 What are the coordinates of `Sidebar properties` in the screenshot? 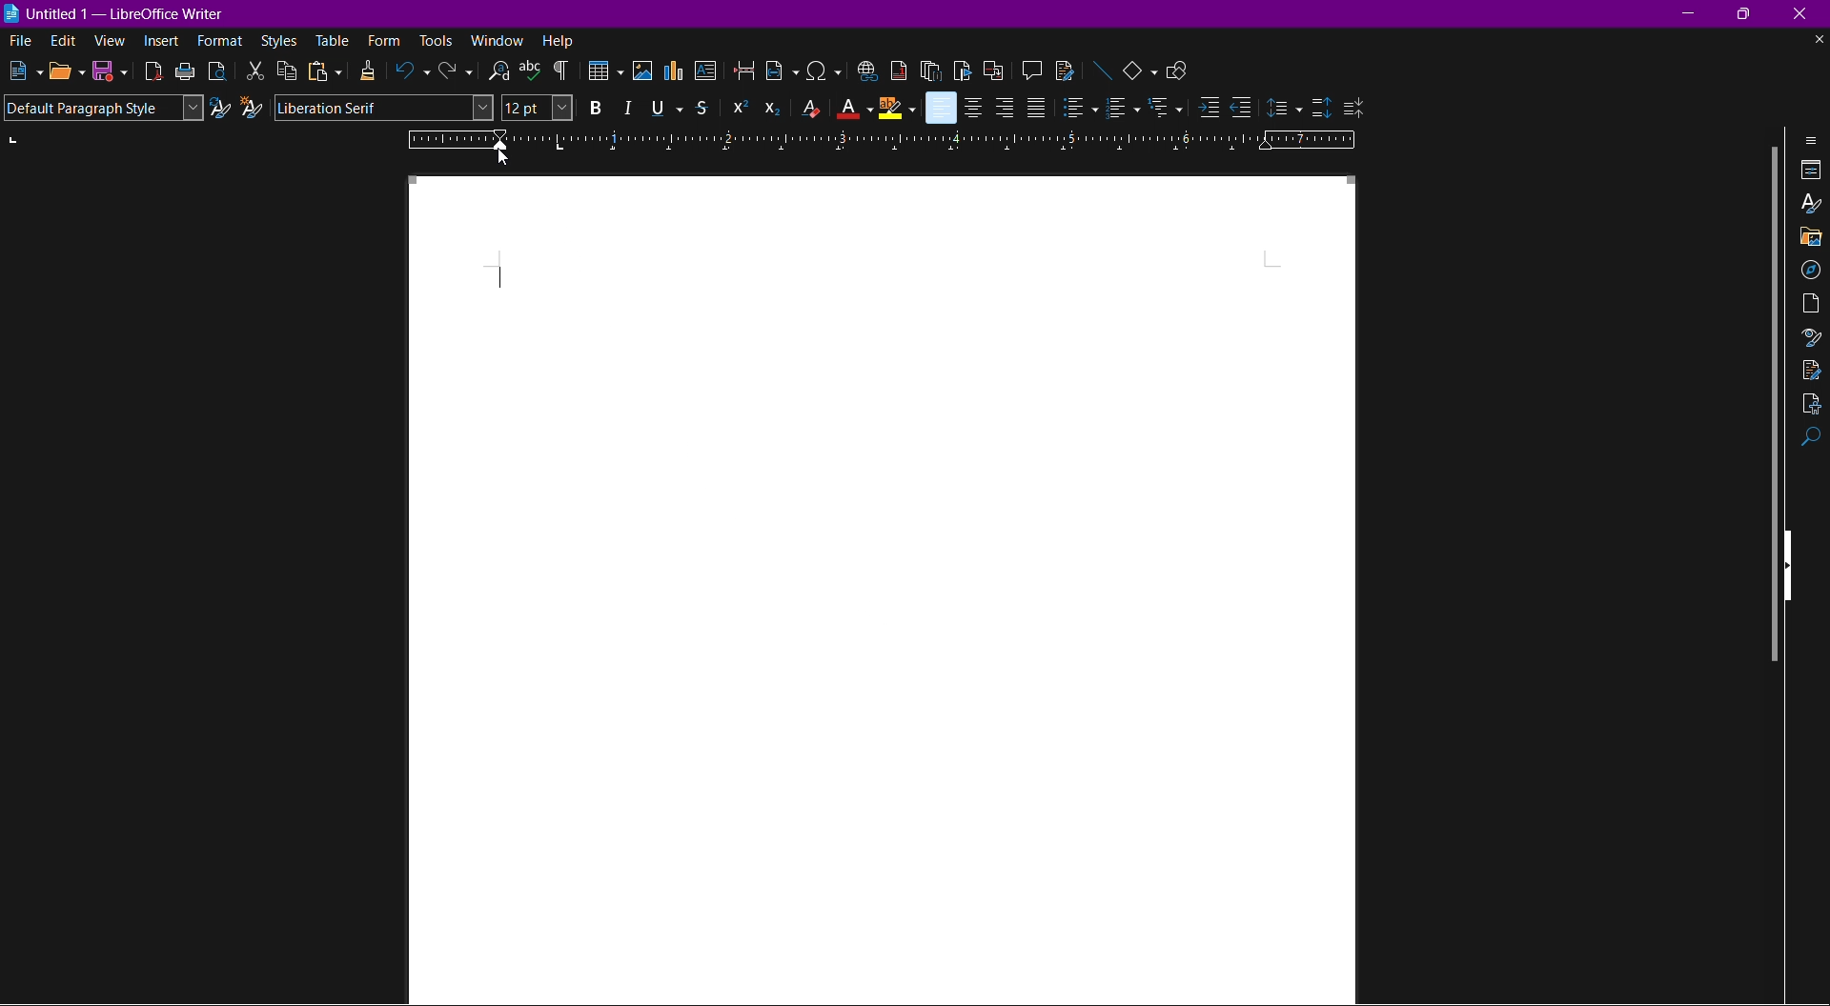 It's located at (1813, 139).